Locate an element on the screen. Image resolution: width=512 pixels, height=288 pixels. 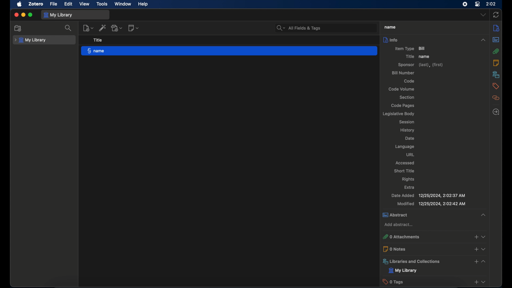
bill number is located at coordinates (403, 73).